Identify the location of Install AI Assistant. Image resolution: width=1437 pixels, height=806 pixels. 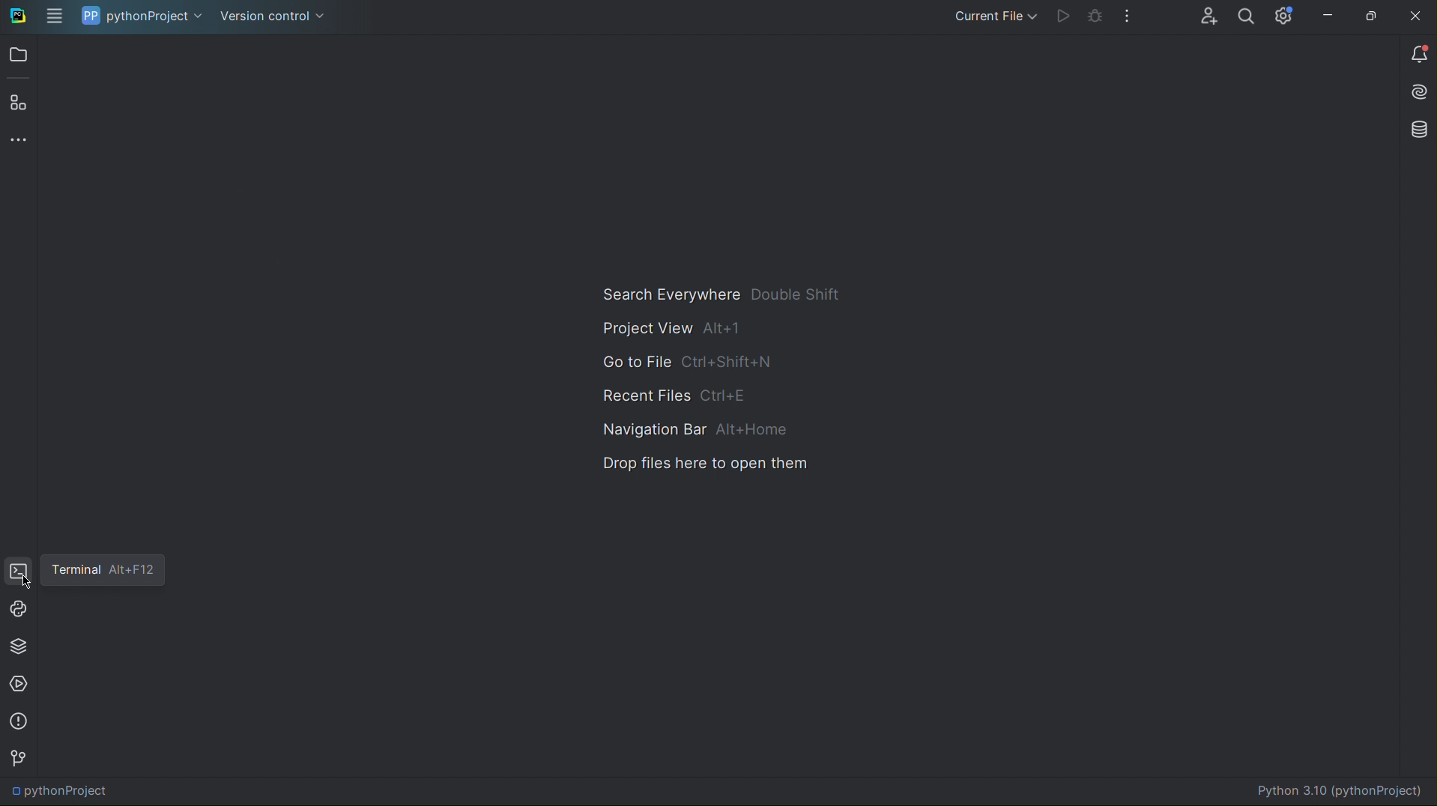
(1415, 91).